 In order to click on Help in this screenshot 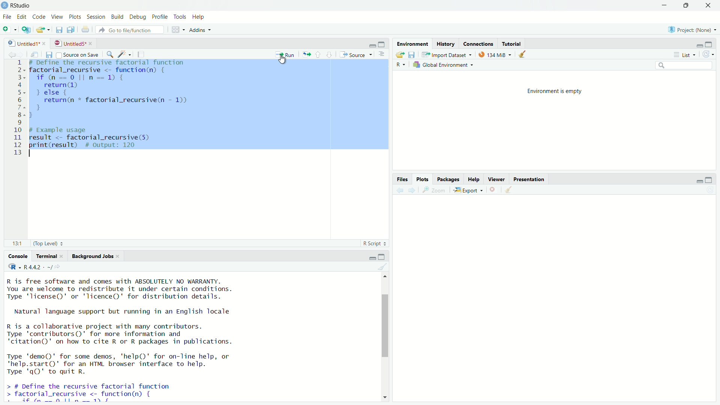, I will do `click(199, 17)`.